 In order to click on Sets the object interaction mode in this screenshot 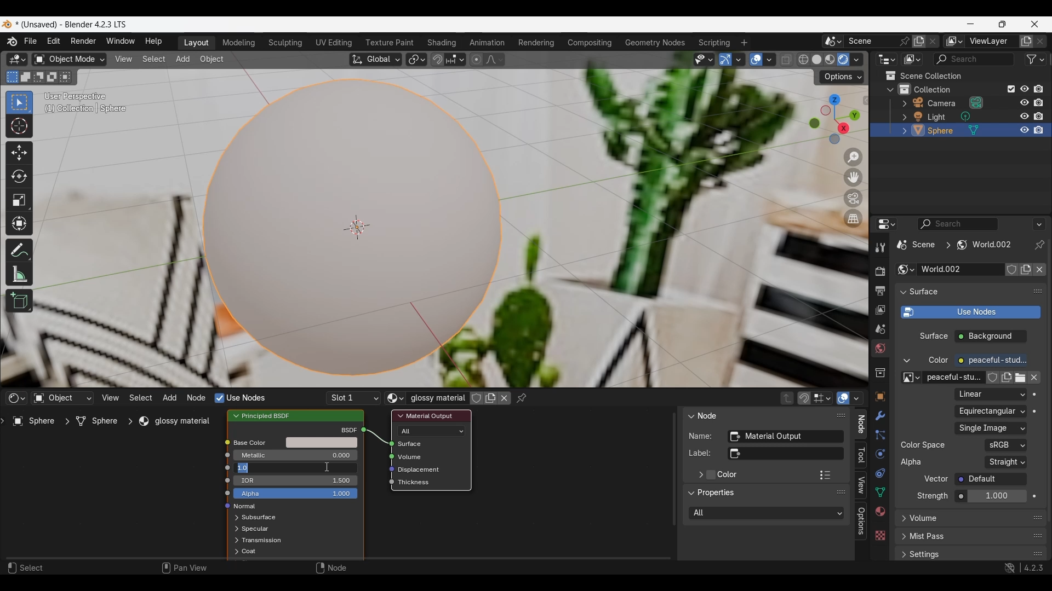, I will do `click(69, 59)`.